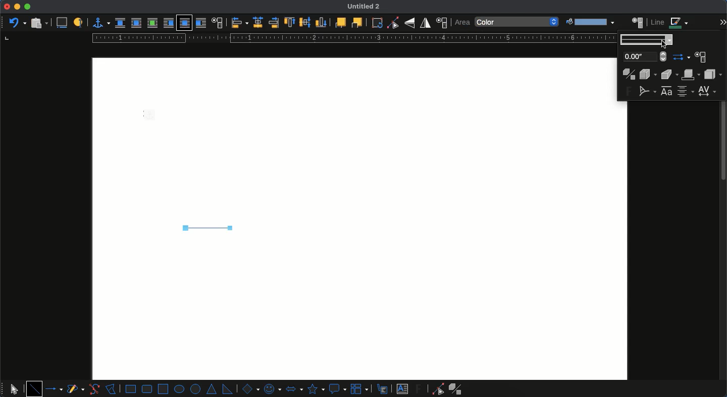  Describe the element at coordinates (356, 22) in the screenshot. I see `back one` at that location.